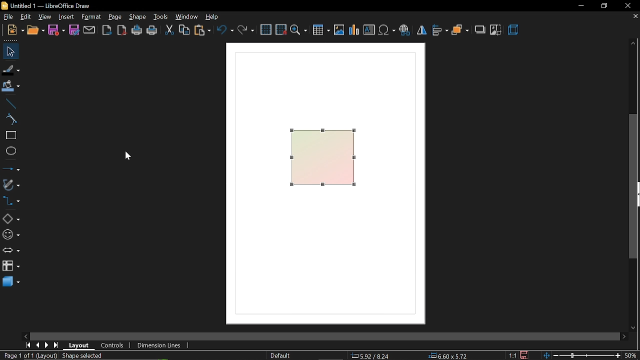 This screenshot has height=360, width=640. I want to click on copy, so click(185, 30).